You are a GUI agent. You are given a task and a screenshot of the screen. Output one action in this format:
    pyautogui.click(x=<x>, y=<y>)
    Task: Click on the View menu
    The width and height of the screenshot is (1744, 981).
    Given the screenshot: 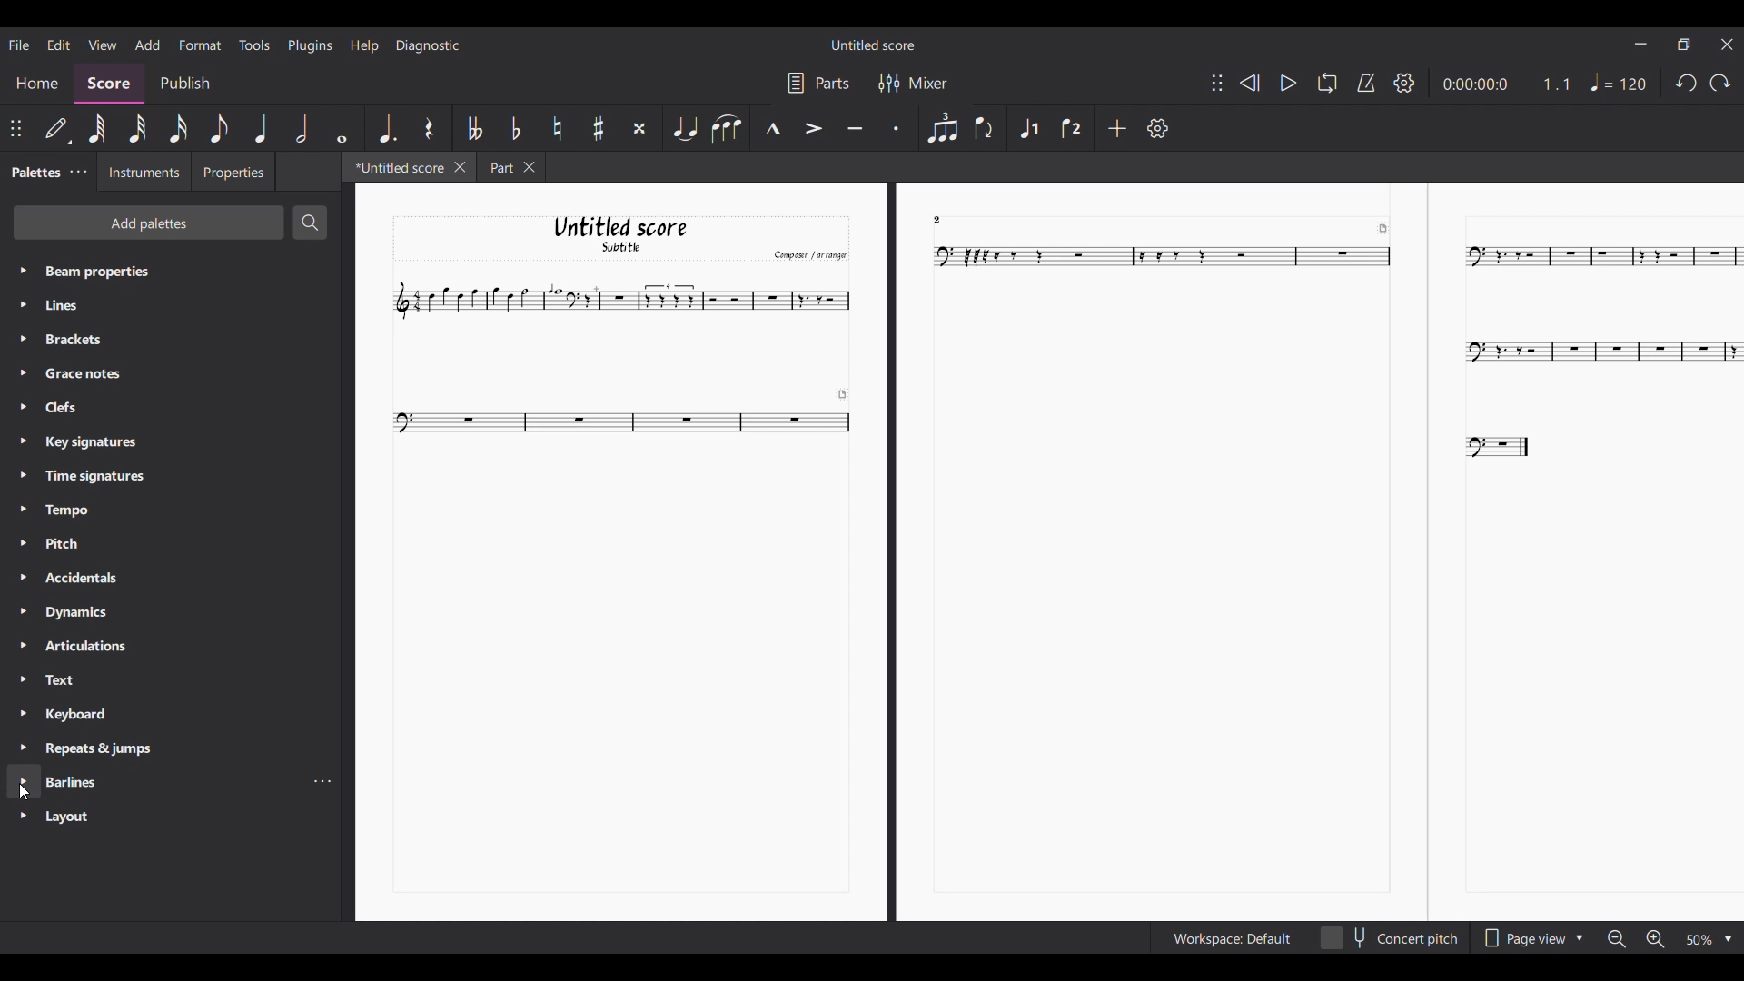 What is the action you would take?
    pyautogui.click(x=103, y=44)
    